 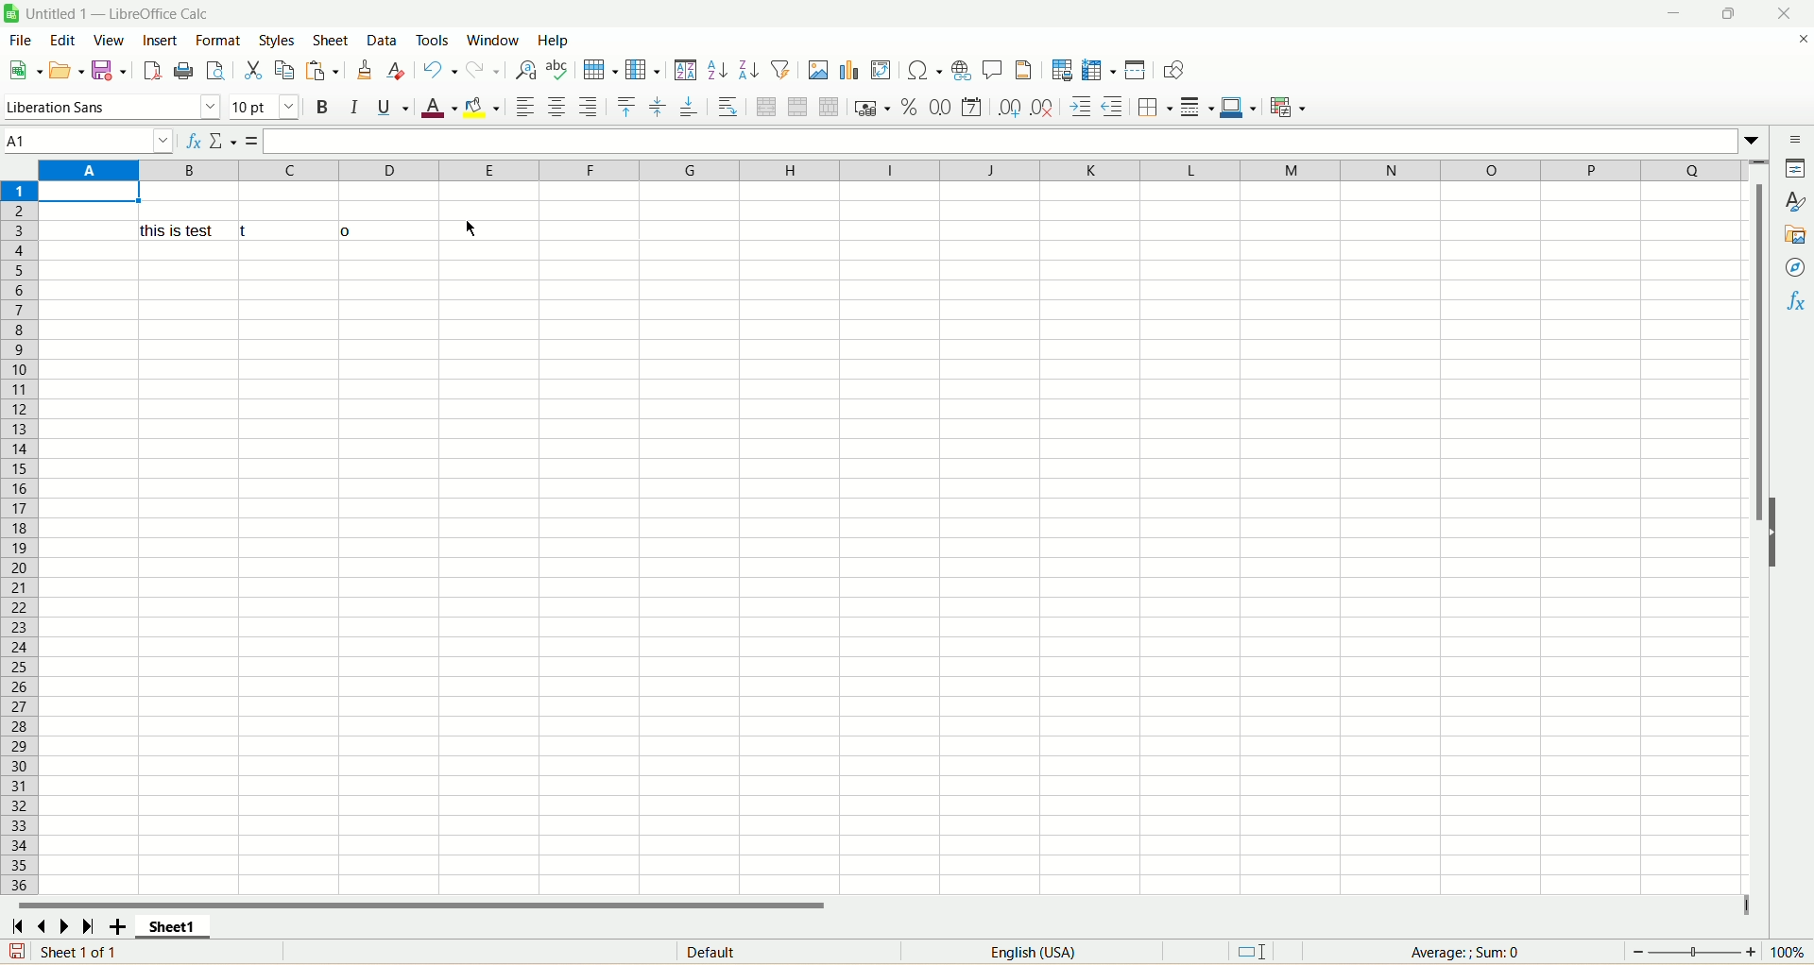 I want to click on border color, so click(x=1237, y=107).